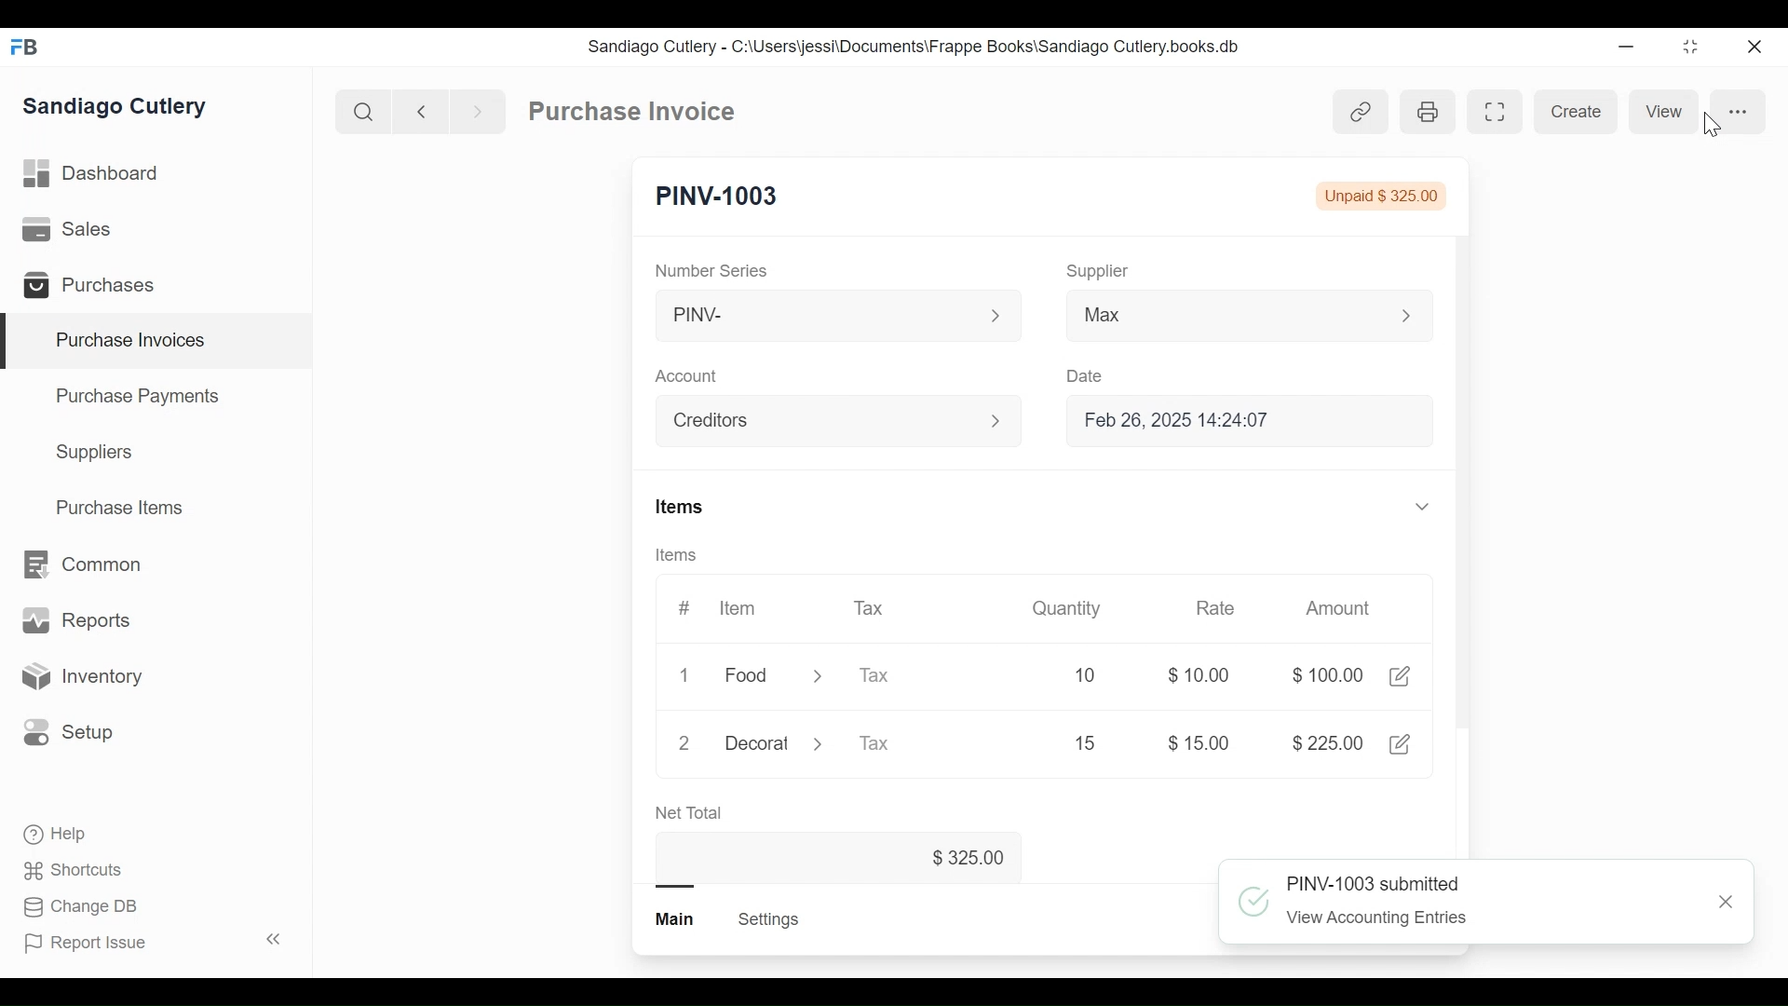 Image resolution: width=1788 pixels, height=1006 pixels. I want to click on Naviagate back, so click(422, 110).